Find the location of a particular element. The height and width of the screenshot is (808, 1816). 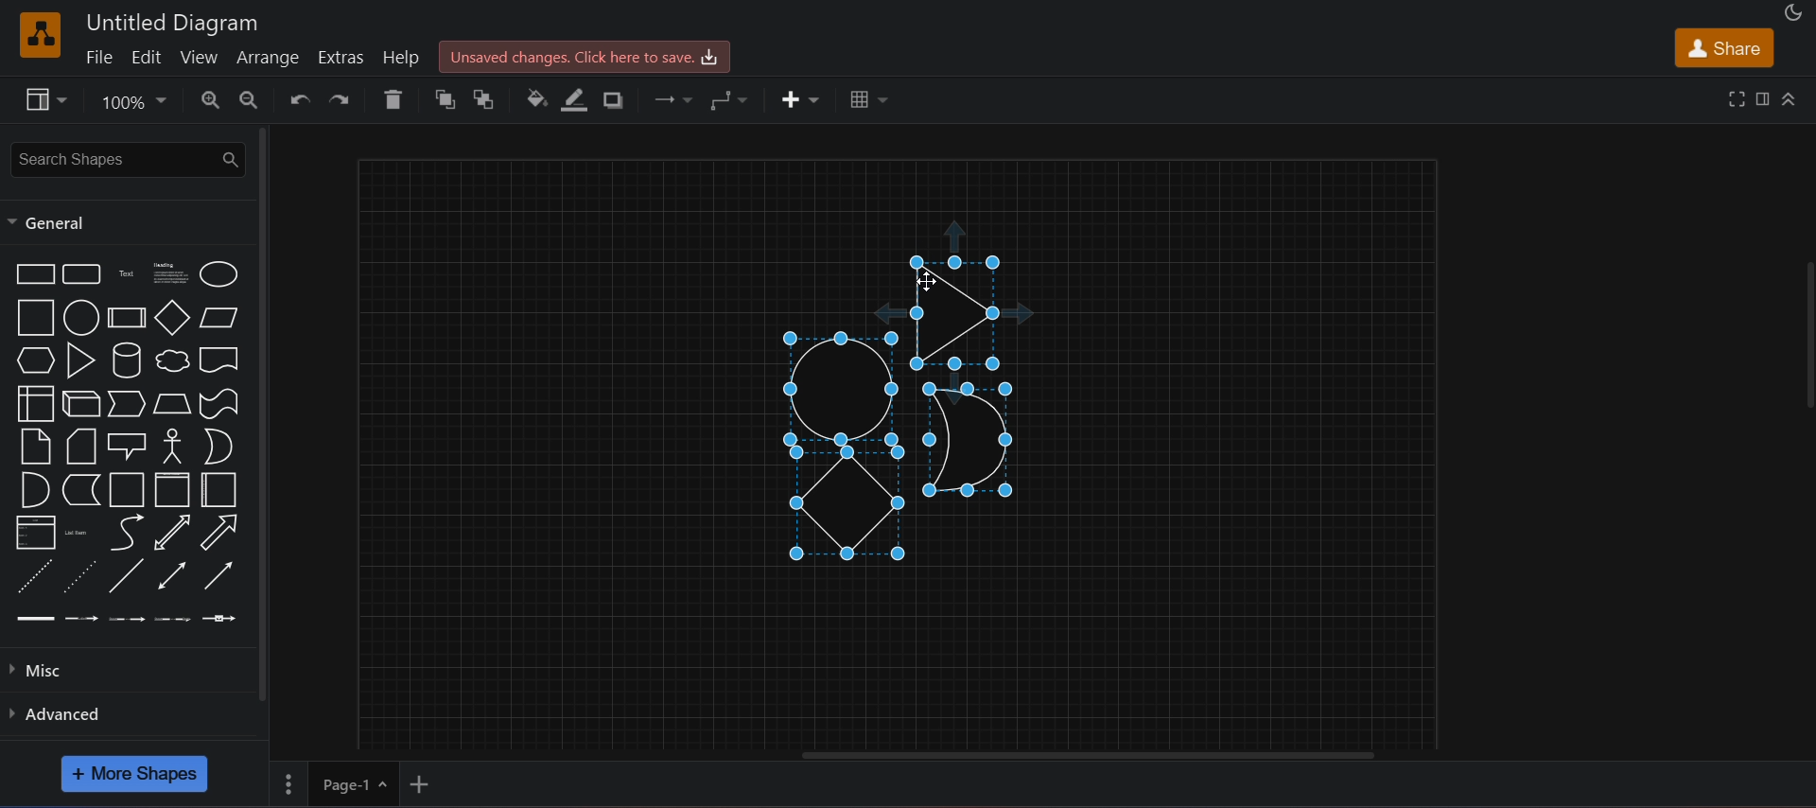

file is located at coordinates (96, 57).